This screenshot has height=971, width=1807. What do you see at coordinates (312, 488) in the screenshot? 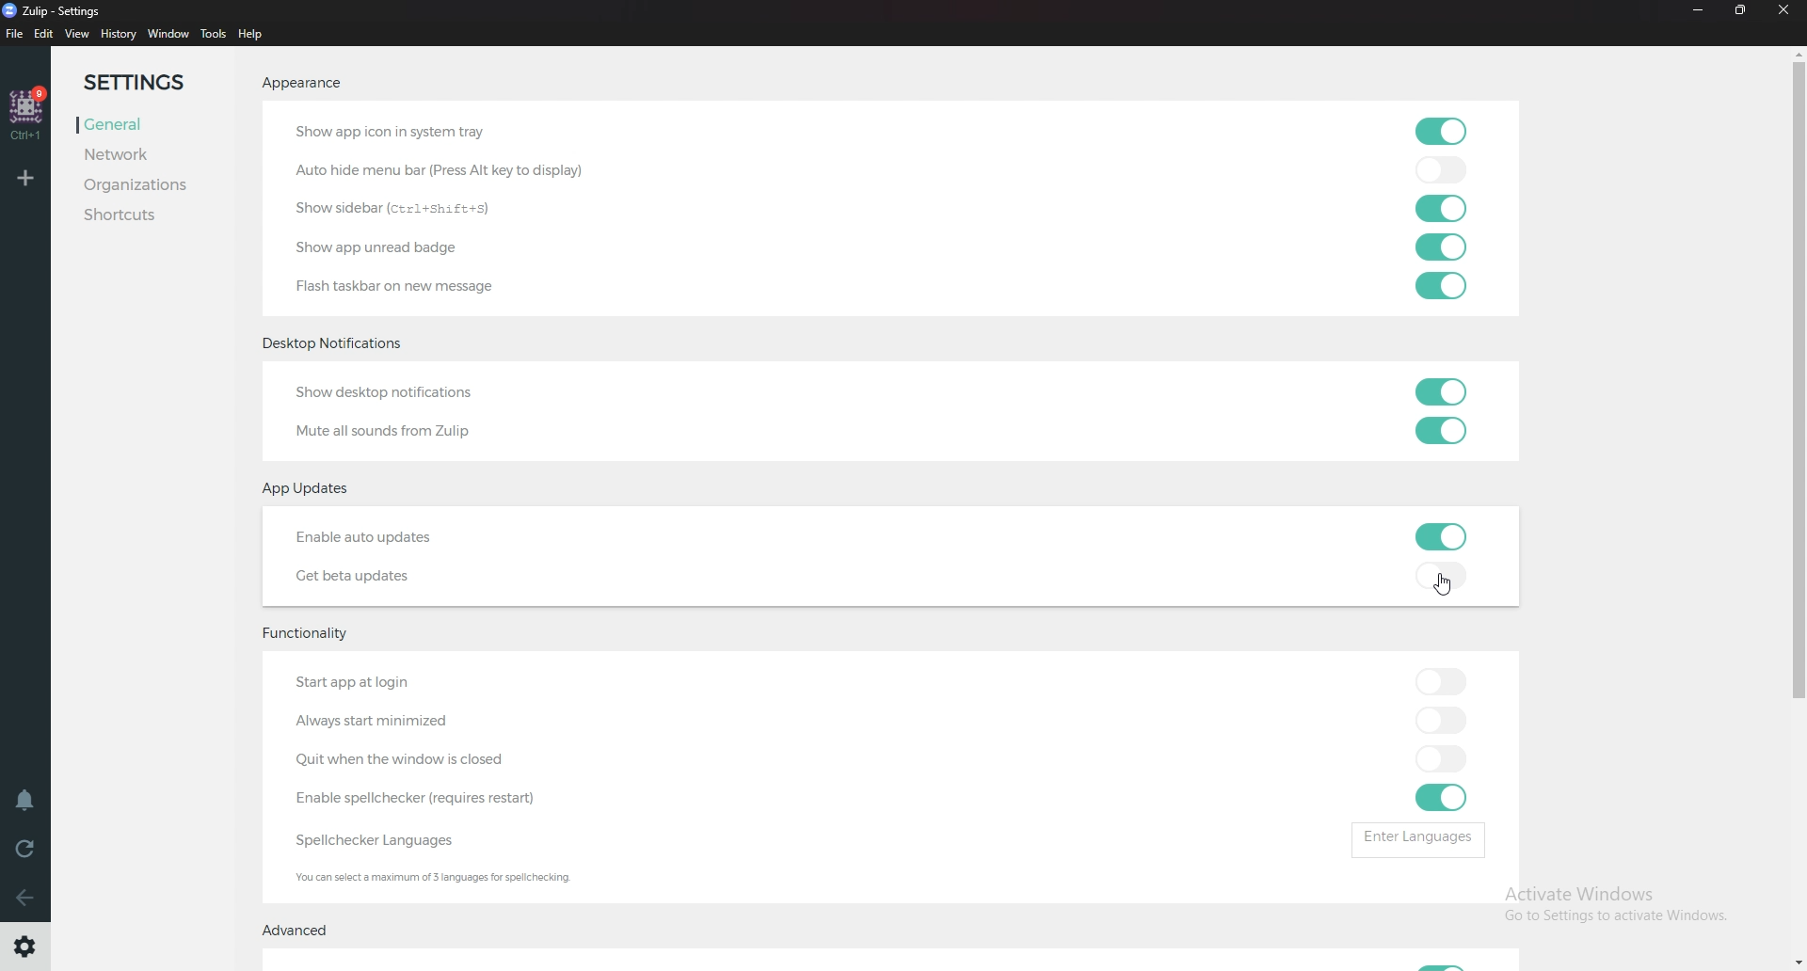
I see `App updates` at bounding box center [312, 488].